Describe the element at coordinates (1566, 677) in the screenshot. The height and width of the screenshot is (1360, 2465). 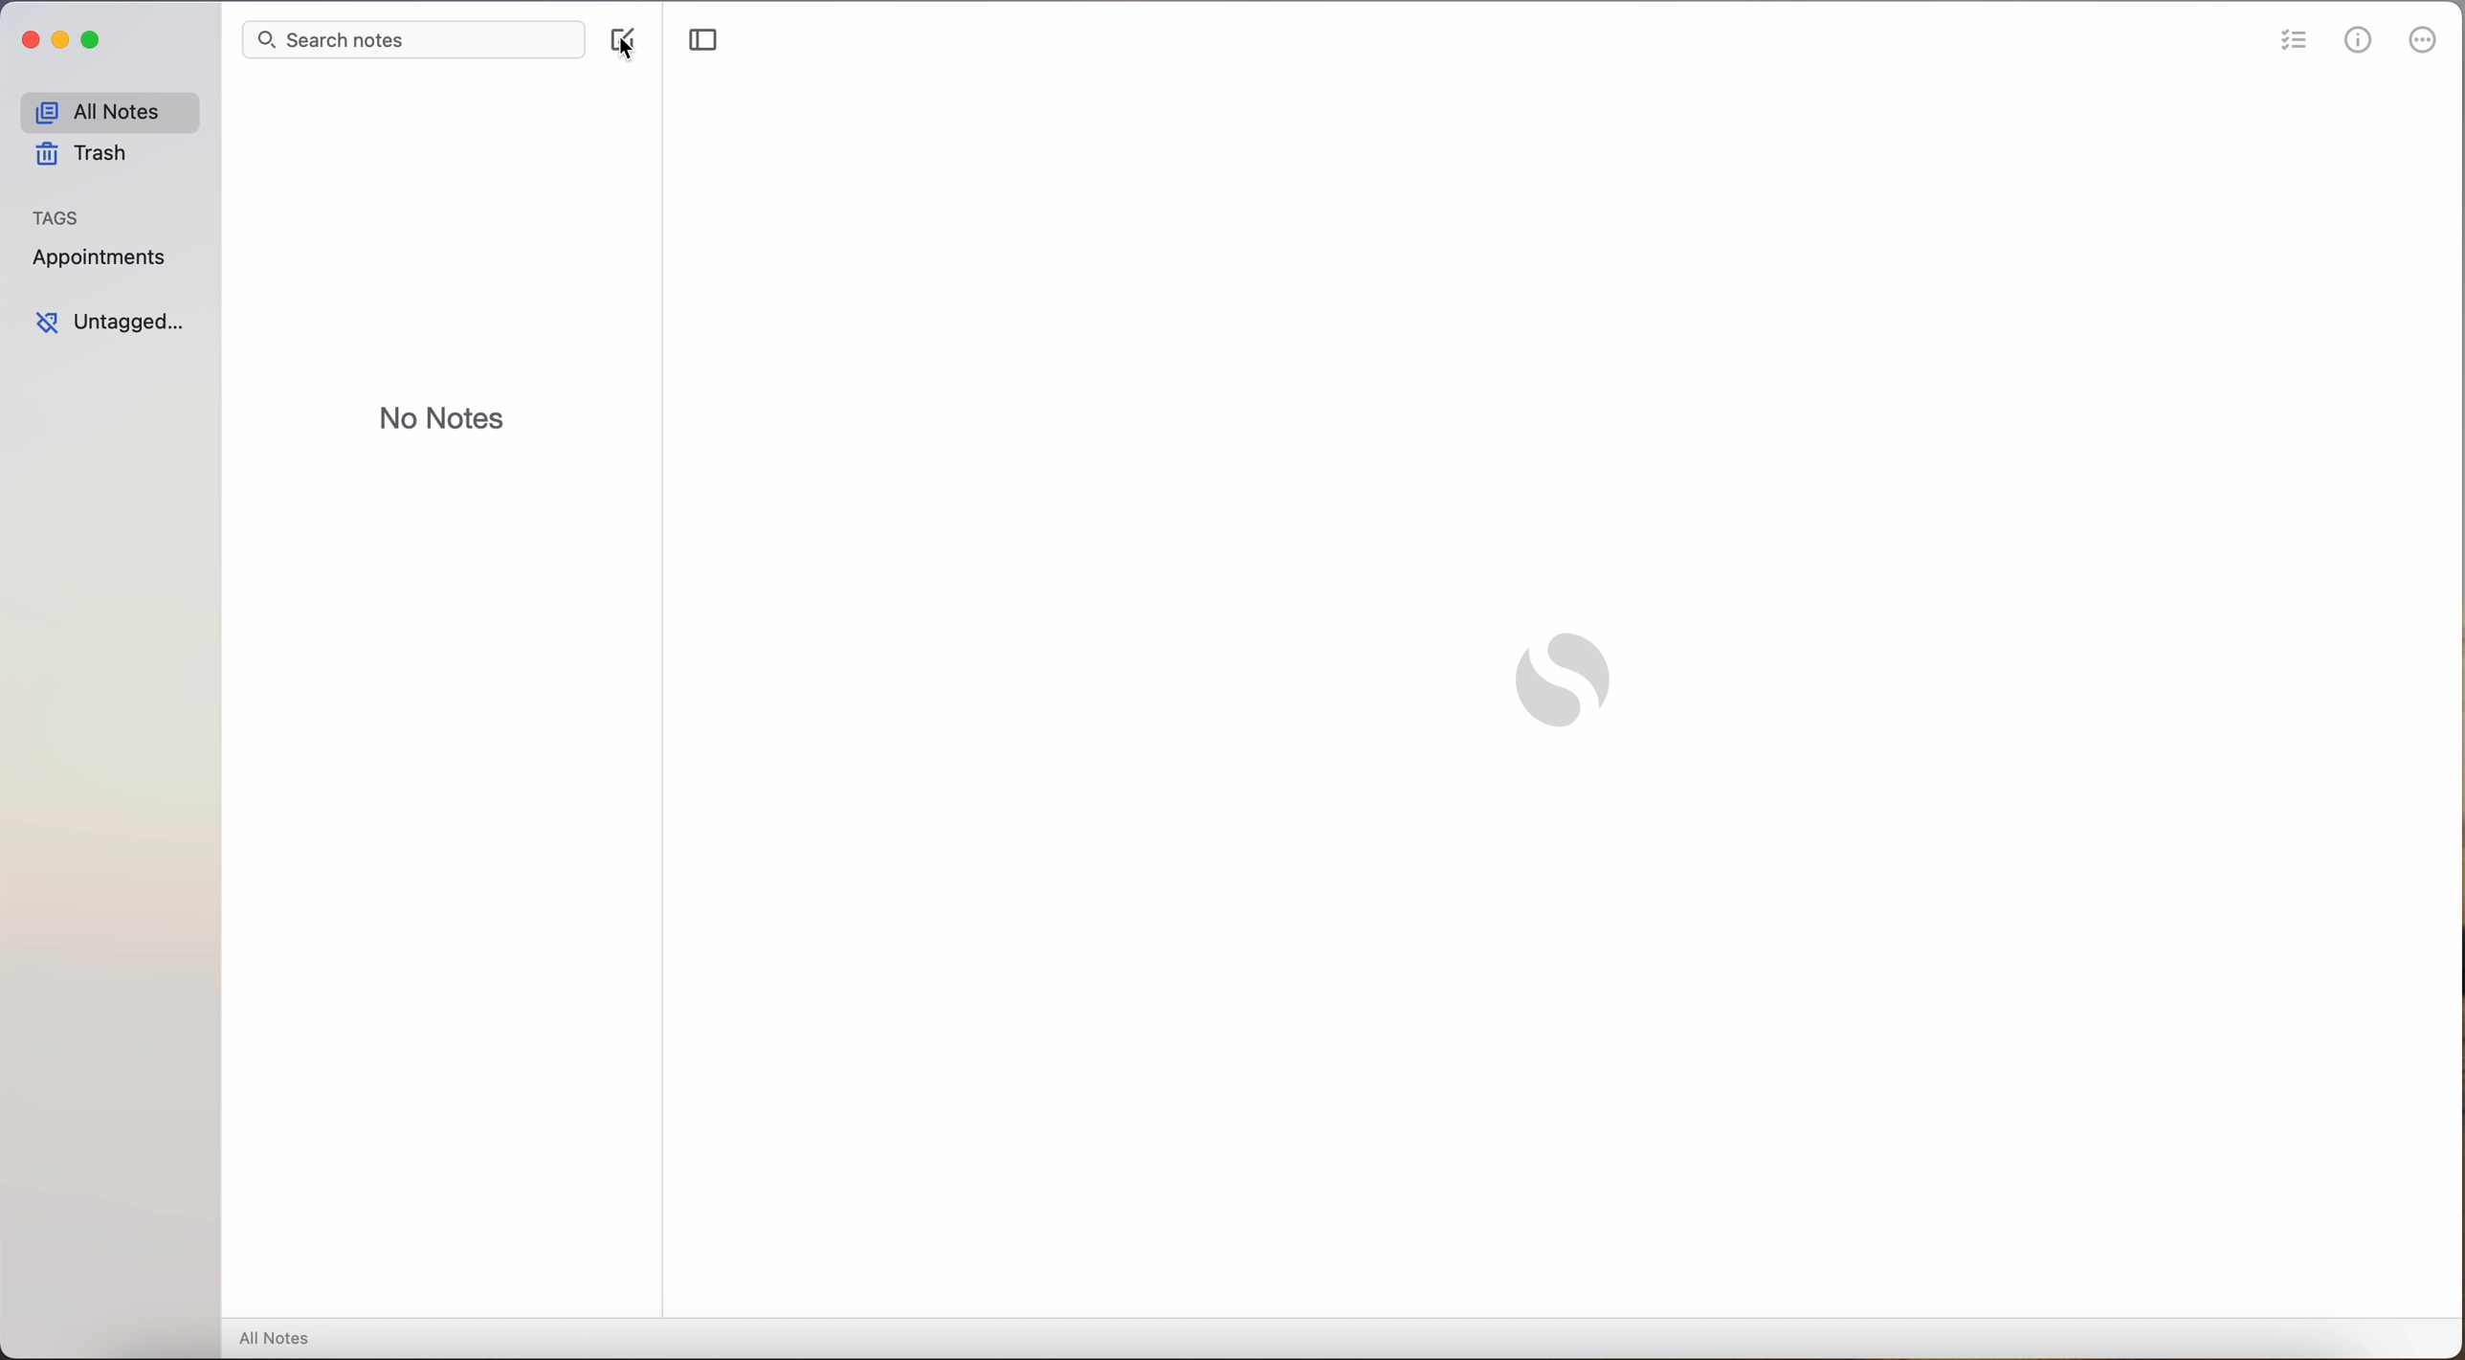
I see `Simplenote logo` at that location.